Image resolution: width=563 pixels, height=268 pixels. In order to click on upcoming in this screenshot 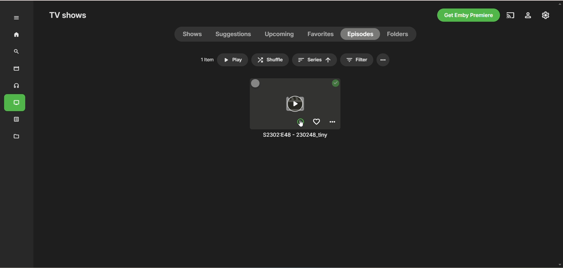, I will do `click(280, 35)`.